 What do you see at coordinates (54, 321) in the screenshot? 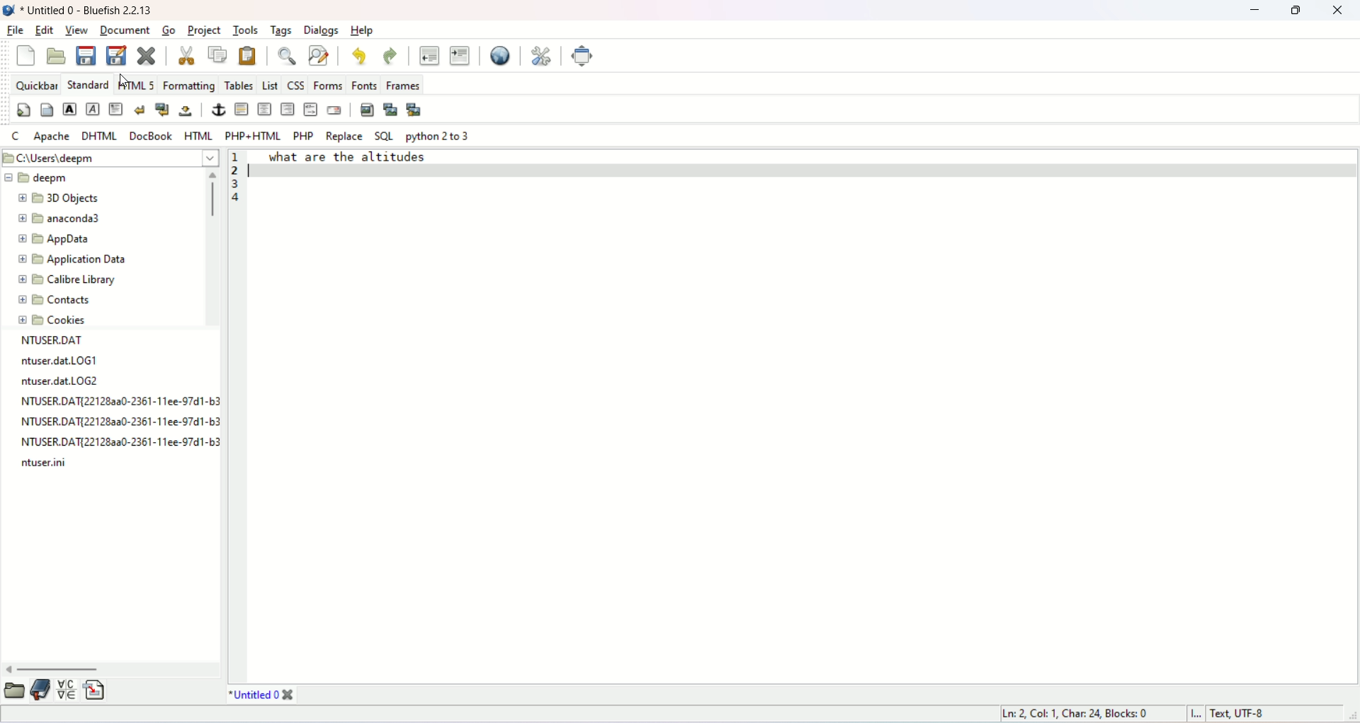
I see `cookies` at bounding box center [54, 321].